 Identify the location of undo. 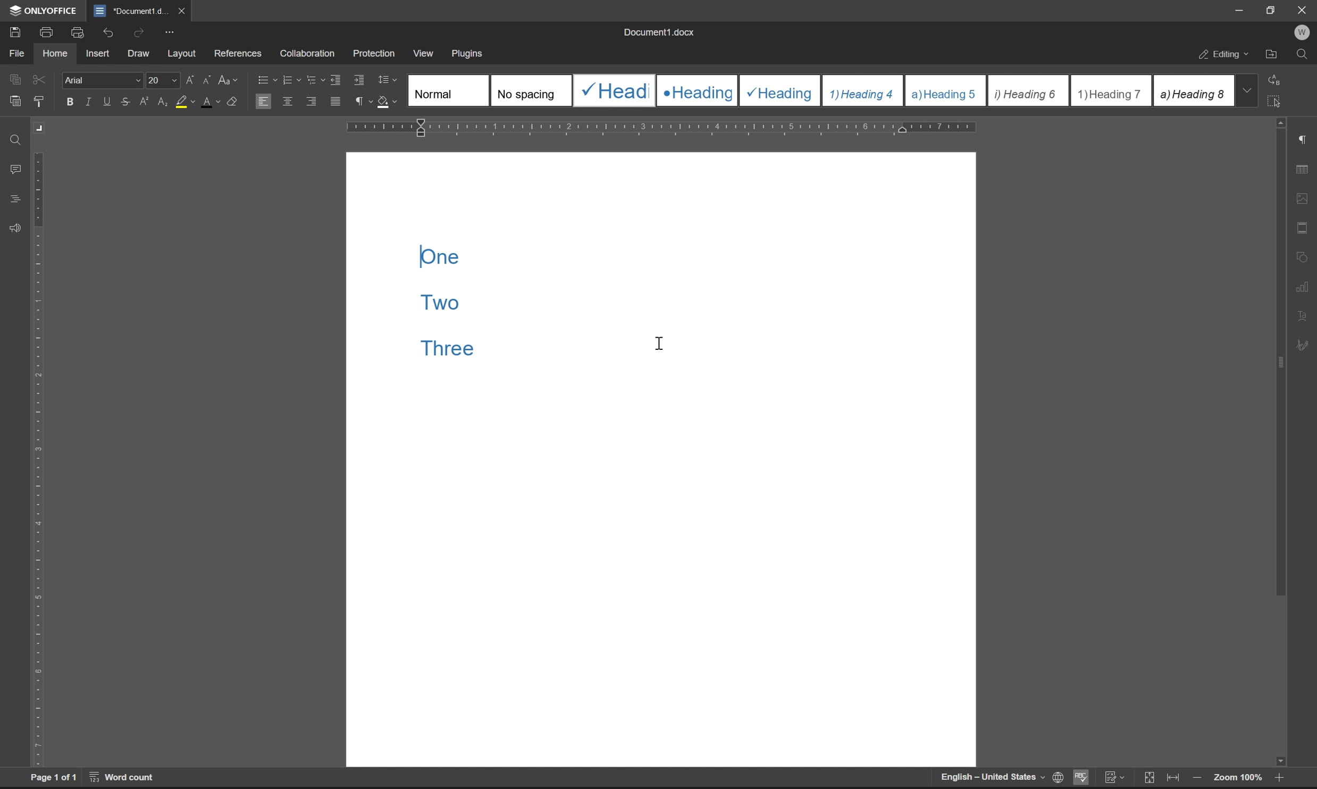
(106, 34).